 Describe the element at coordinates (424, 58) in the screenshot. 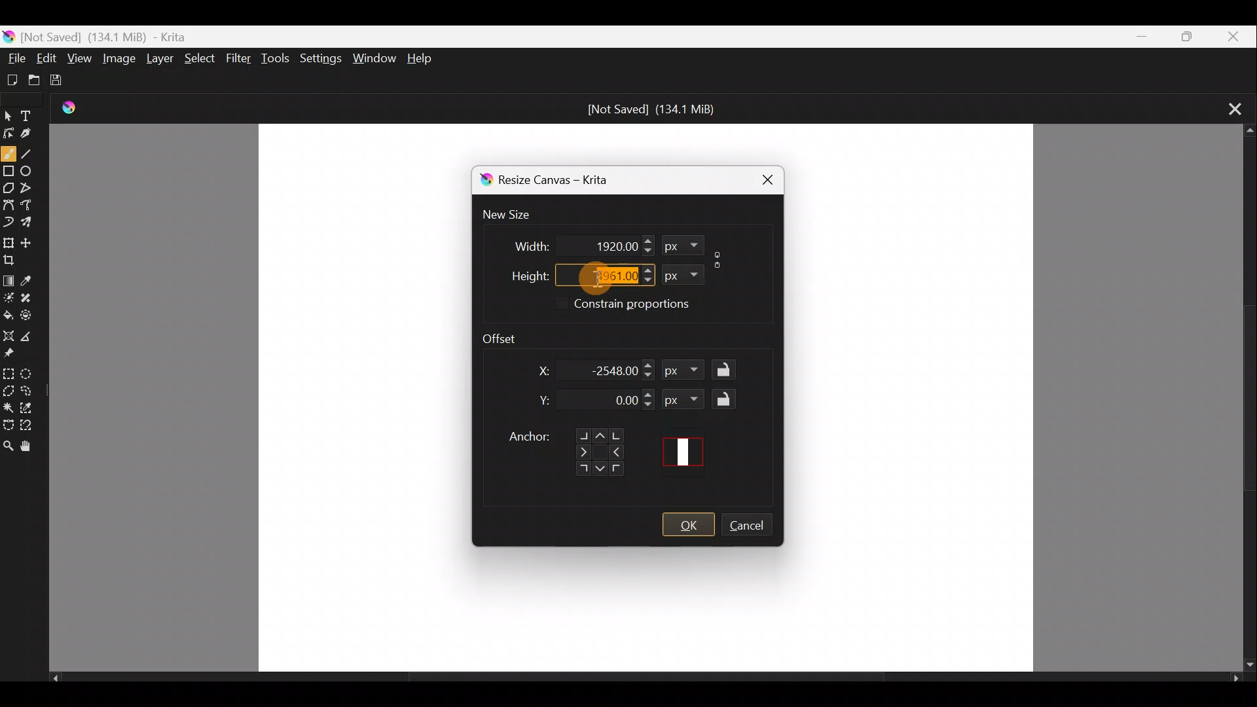

I see `Help` at that location.